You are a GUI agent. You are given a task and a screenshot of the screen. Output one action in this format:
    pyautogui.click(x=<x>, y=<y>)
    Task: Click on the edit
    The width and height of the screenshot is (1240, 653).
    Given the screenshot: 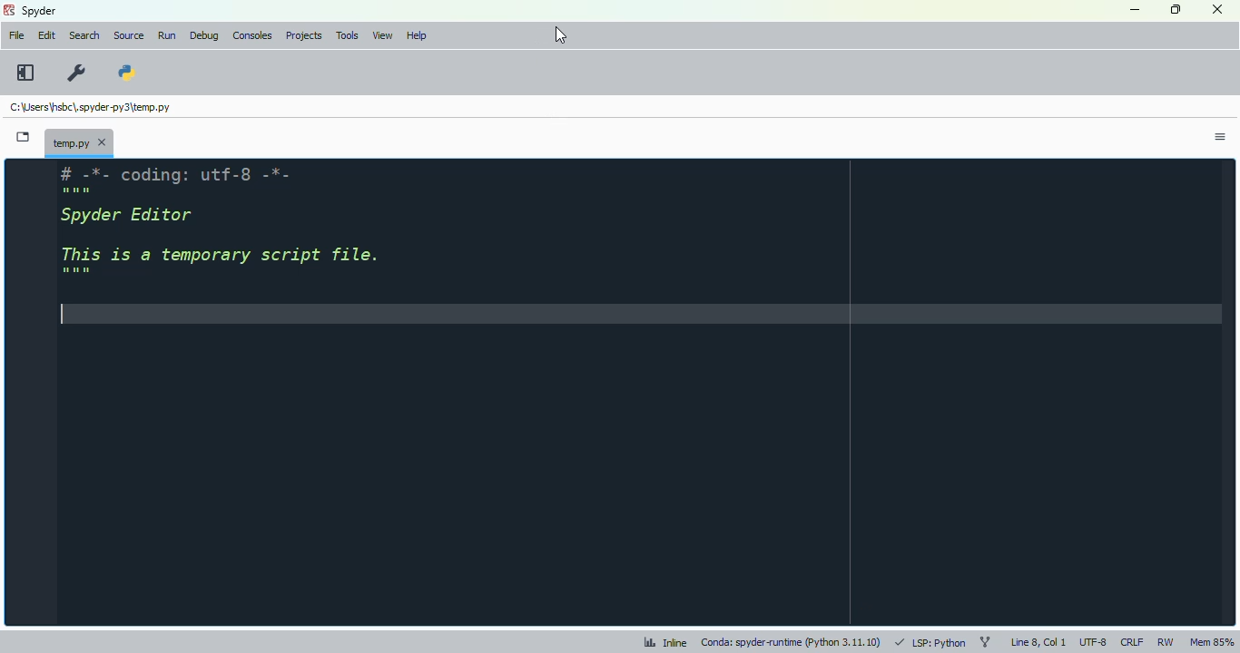 What is the action you would take?
    pyautogui.click(x=47, y=35)
    